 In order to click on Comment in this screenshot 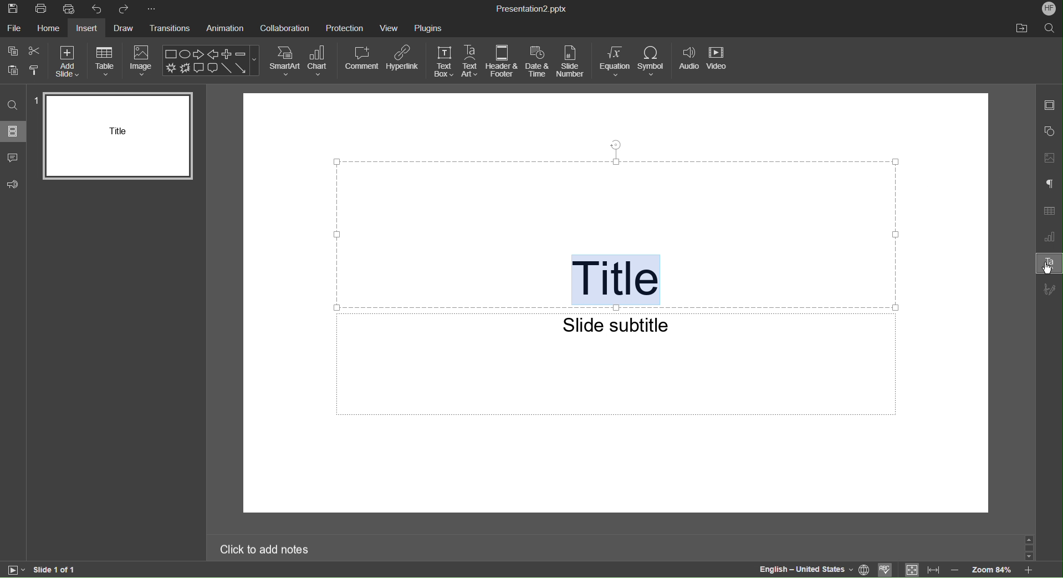, I will do `click(362, 61)`.